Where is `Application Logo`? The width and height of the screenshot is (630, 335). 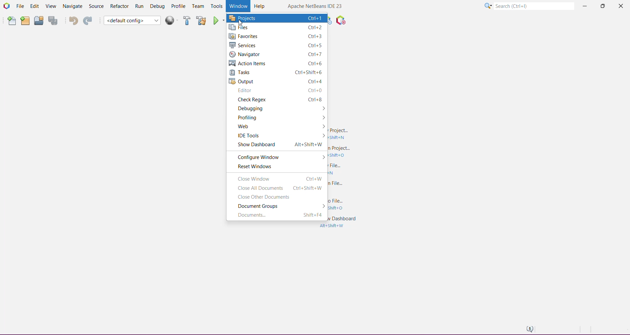
Application Logo is located at coordinates (6, 6).